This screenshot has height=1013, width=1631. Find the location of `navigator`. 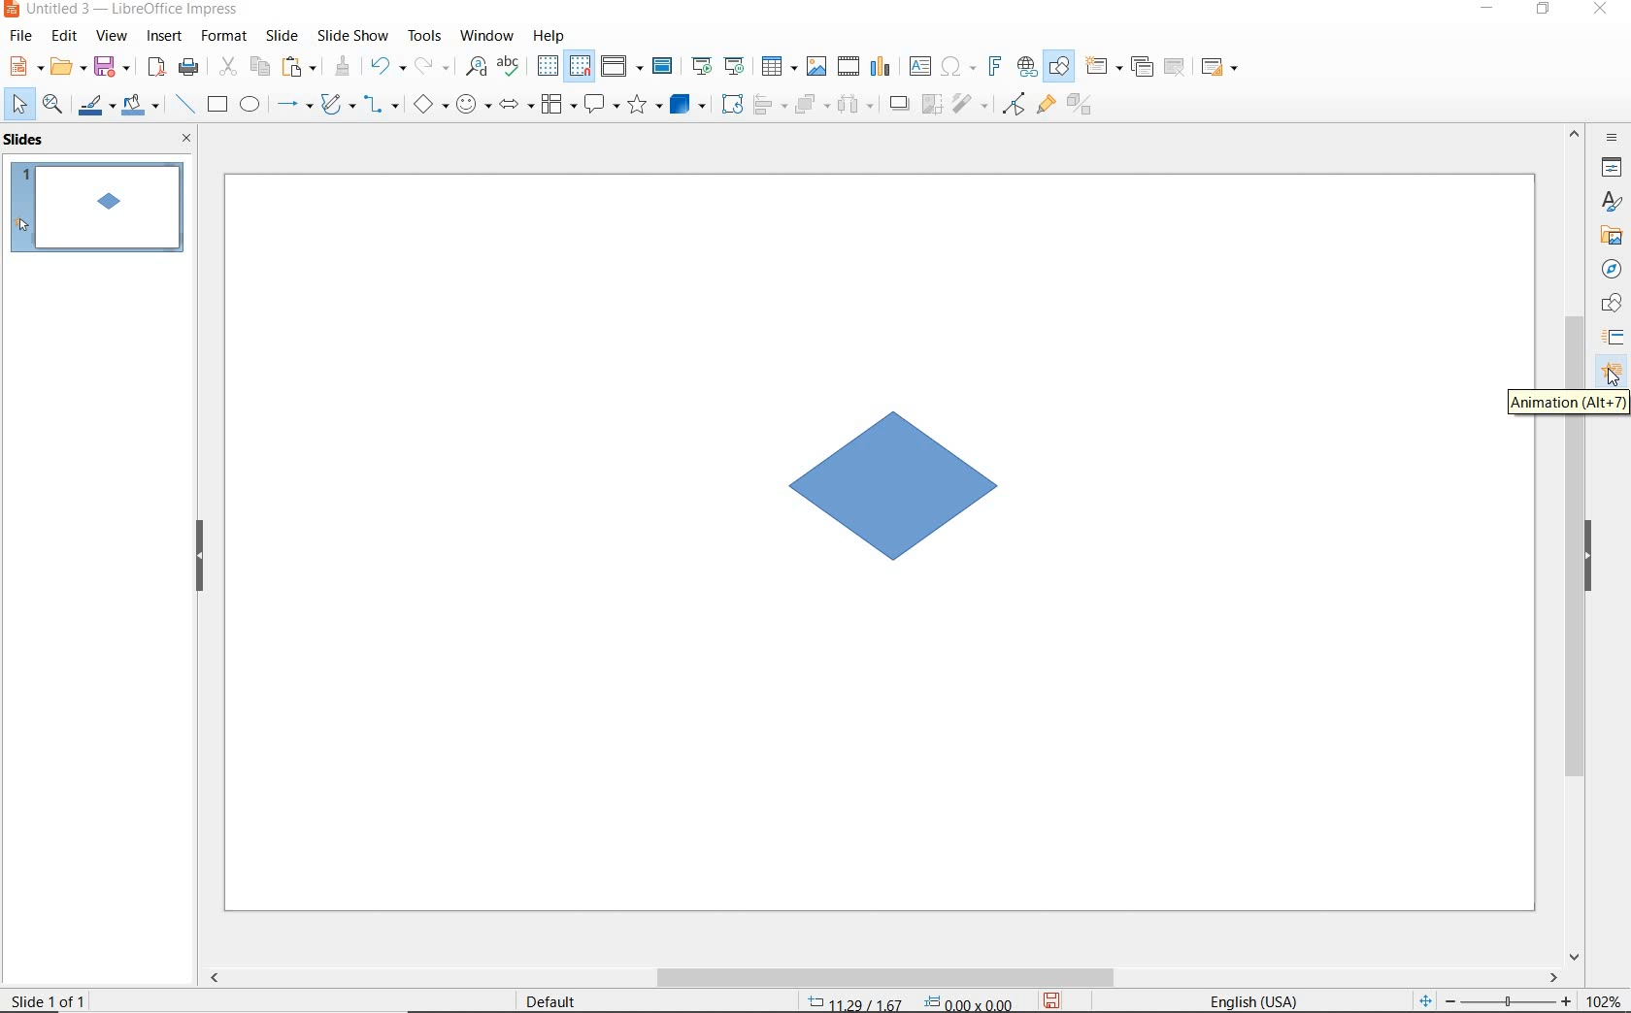

navigator is located at coordinates (1613, 269).